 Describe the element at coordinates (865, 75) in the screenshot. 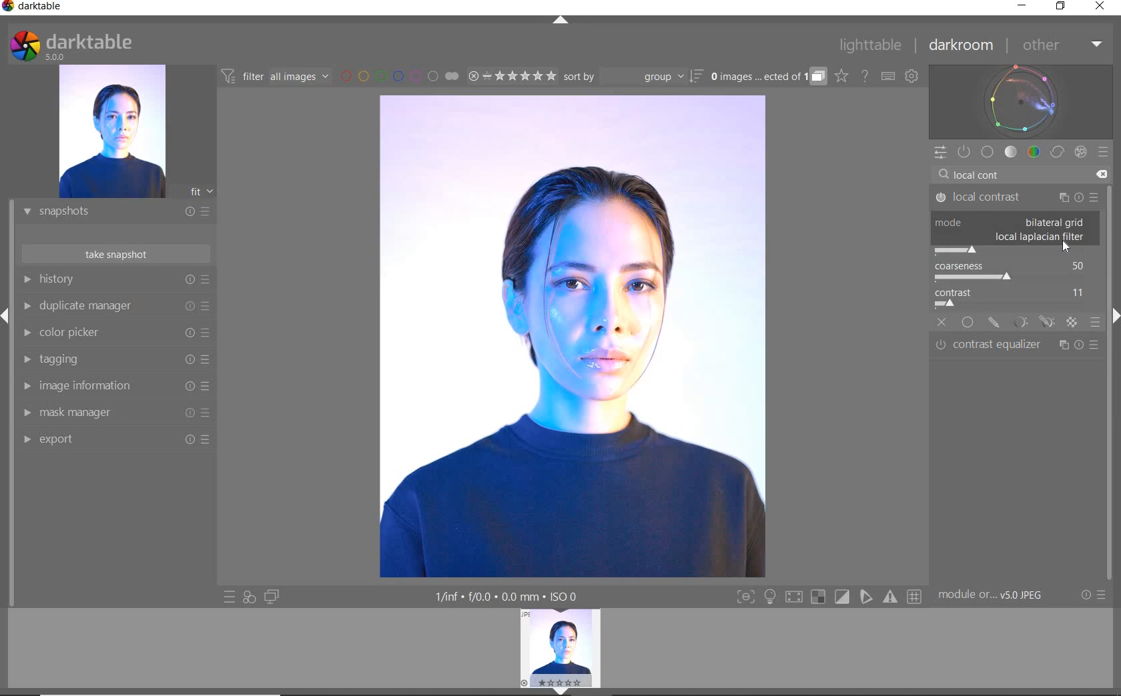

I see `HELP ONLINE` at that location.